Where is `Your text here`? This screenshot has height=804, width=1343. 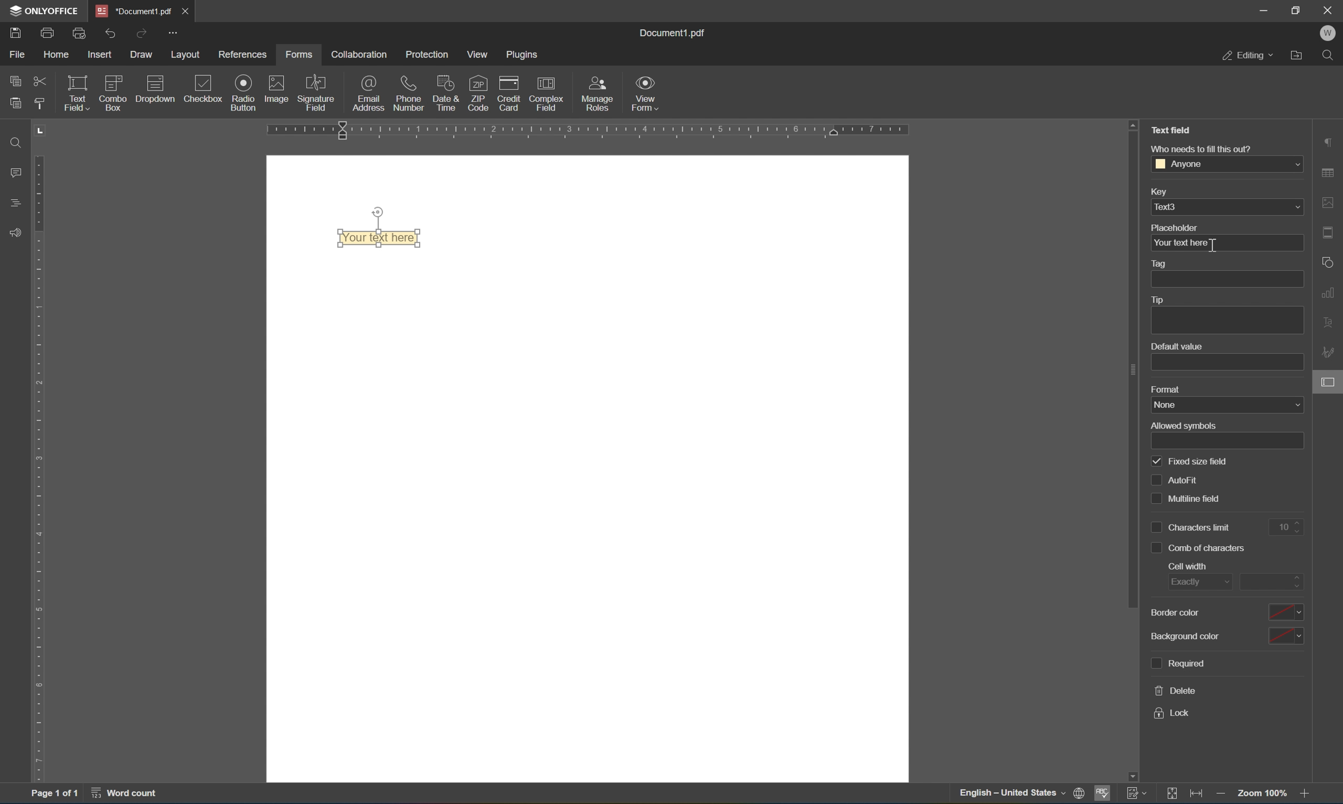
Your text here is located at coordinates (380, 238).